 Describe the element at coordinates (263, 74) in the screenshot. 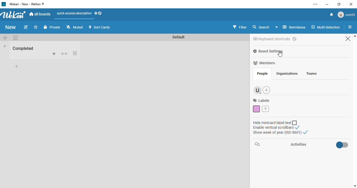

I see `people` at that location.